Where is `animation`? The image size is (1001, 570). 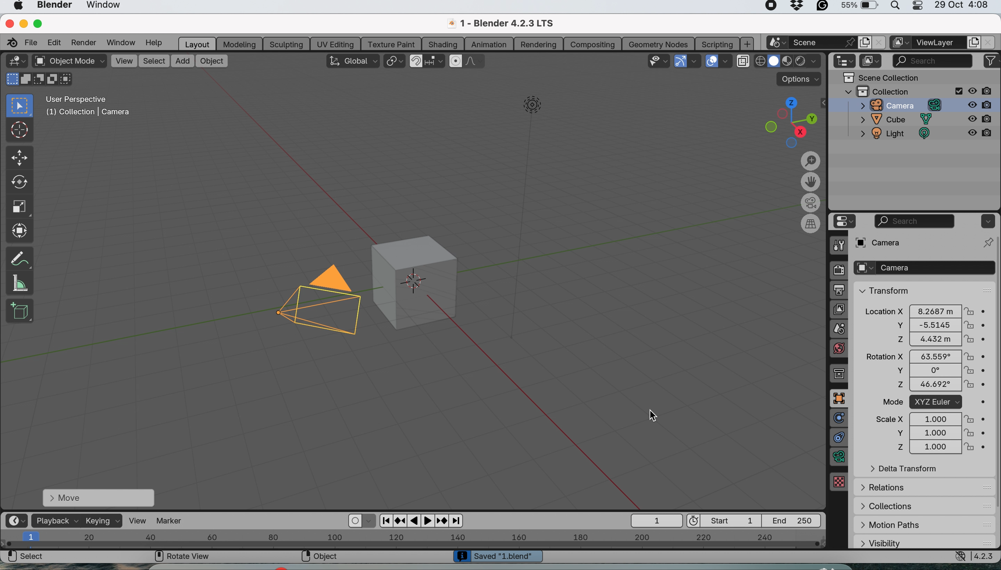
animation is located at coordinates (489, 45).